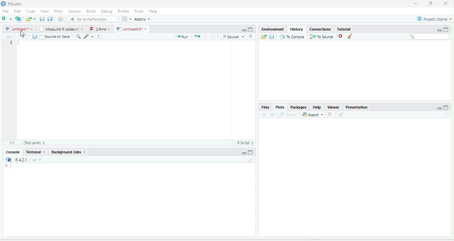 The height and width of the screenshot is (241, 454). What do you see at coordinates (288, 114) in the screenshot?
I see `Zoom` at bounding box center [288, 114].